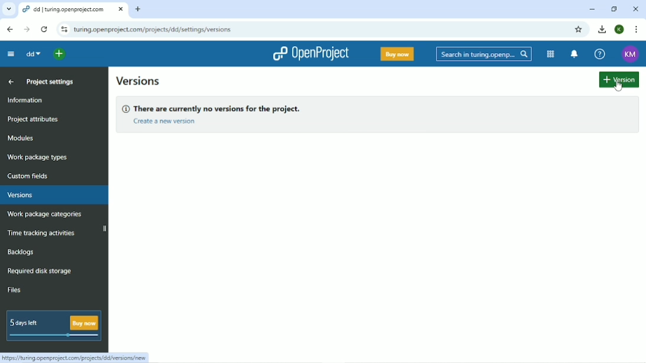 The width and height of the screenshot is (646, 363). Describe the element at coordinates (8, 8) in the screenshot. I see `Search tabs` at that location.